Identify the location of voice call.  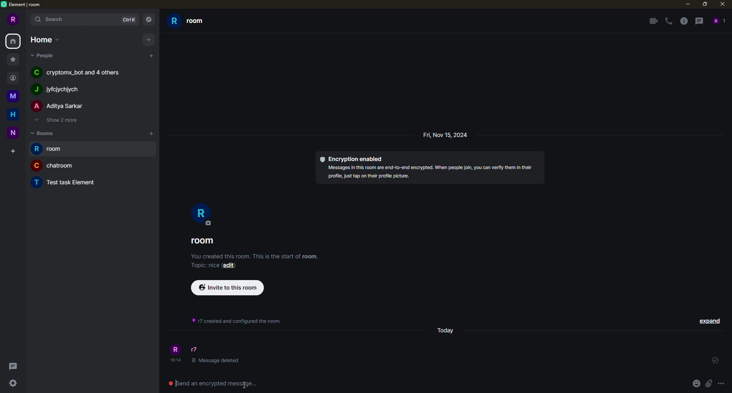
(668, 21).